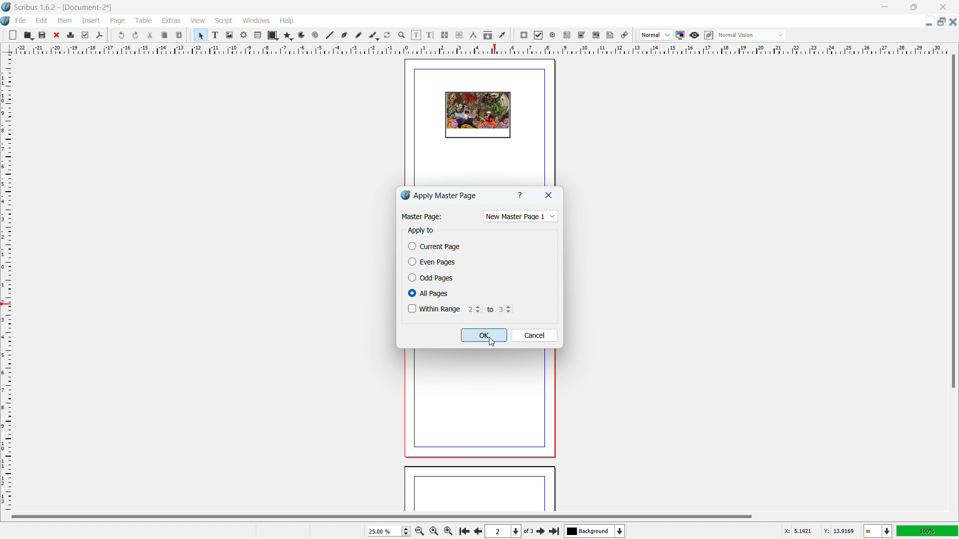  I want to click on ok, so click(484, 335).